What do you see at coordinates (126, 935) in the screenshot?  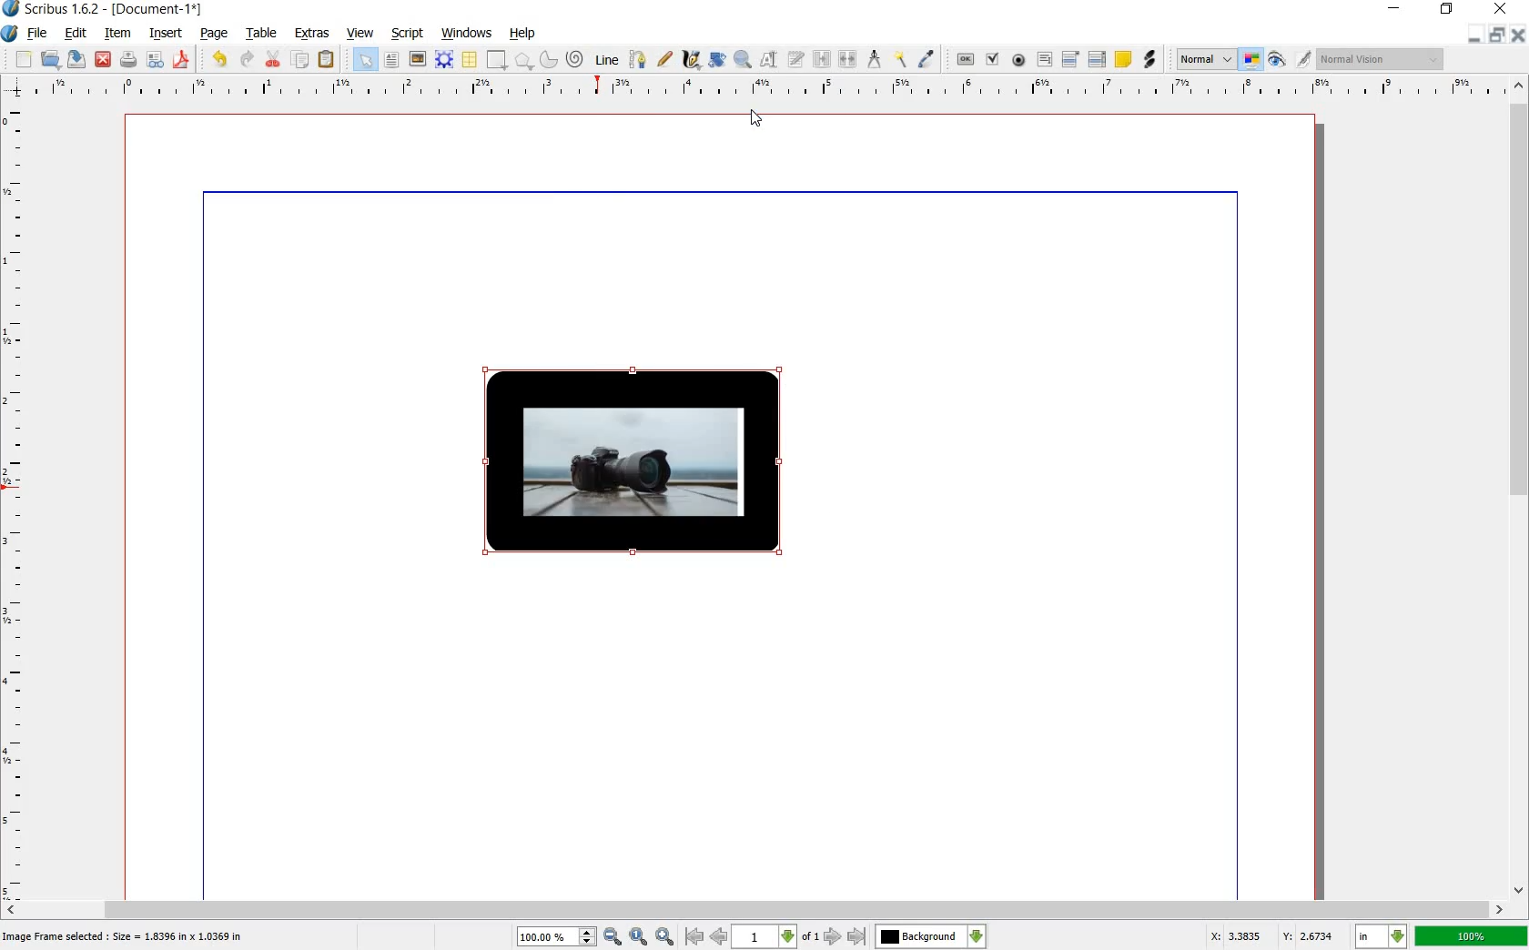 I see `Image frame selected` at bounding box center [126, 935].